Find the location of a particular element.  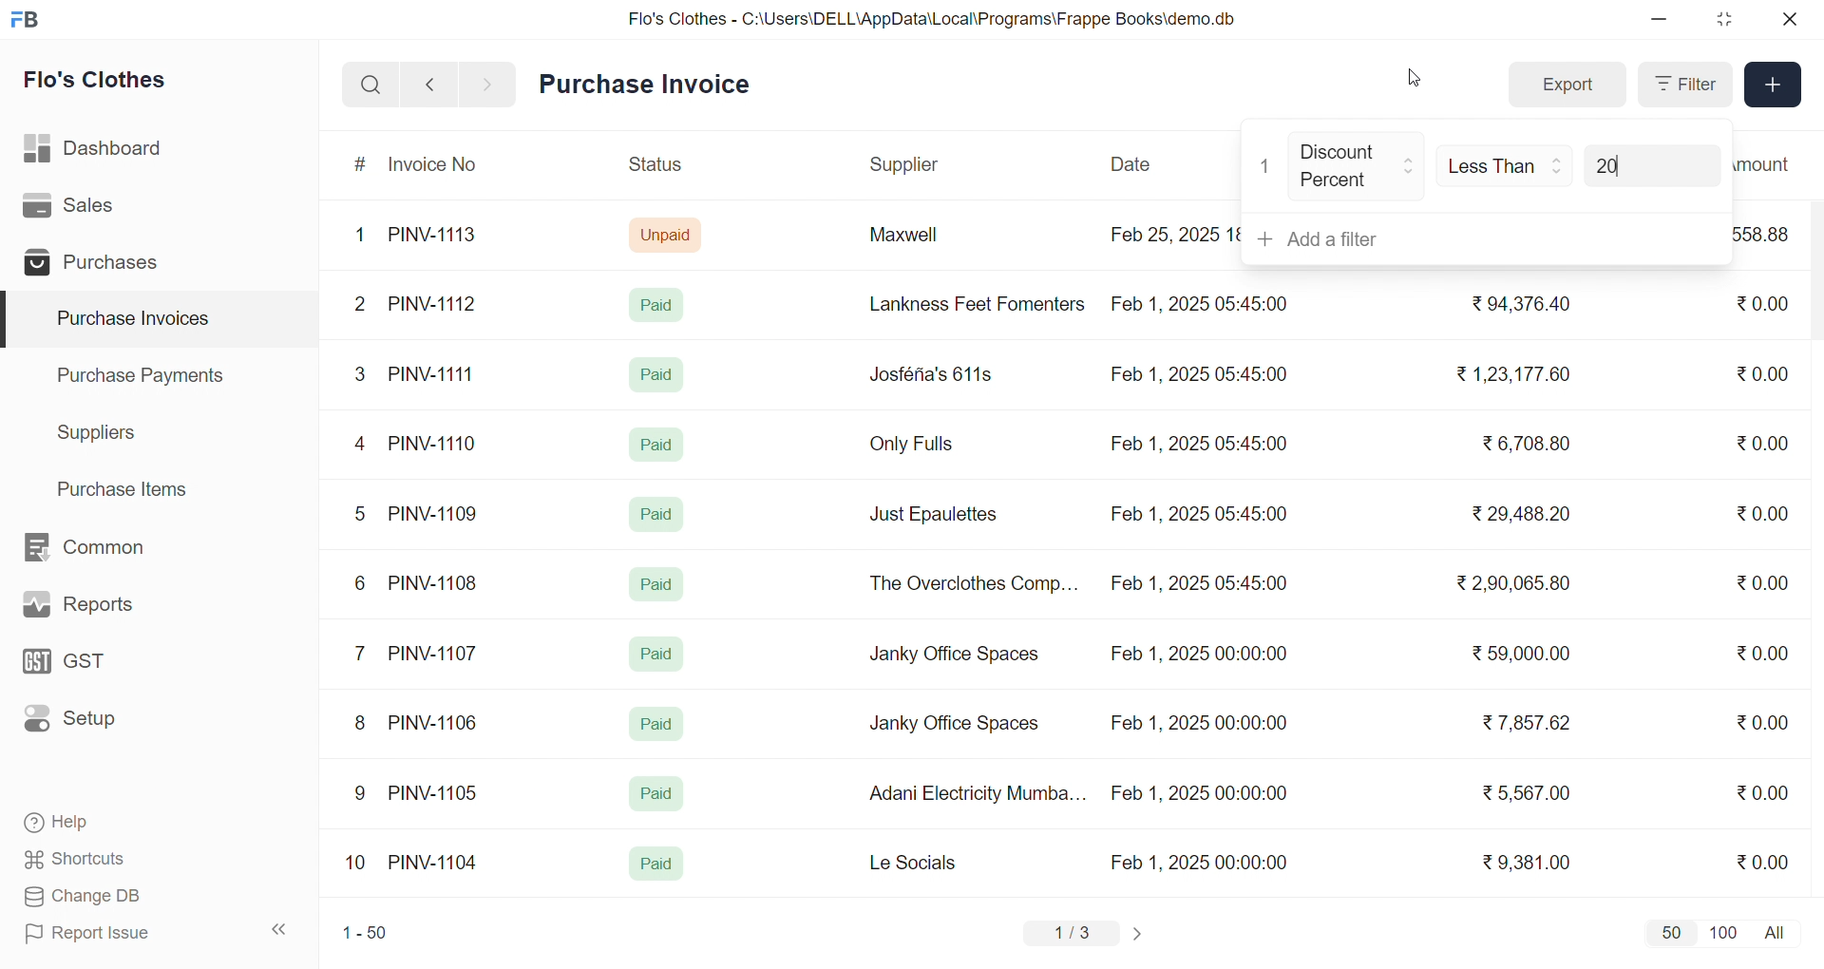

Paid is located at coordinates (655, 443).